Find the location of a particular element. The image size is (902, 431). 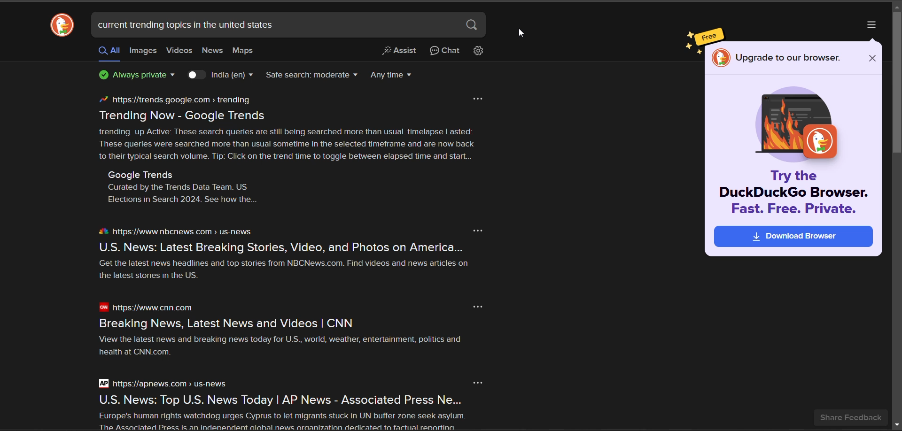

toggle country results key is located at coordinates (194, 76).